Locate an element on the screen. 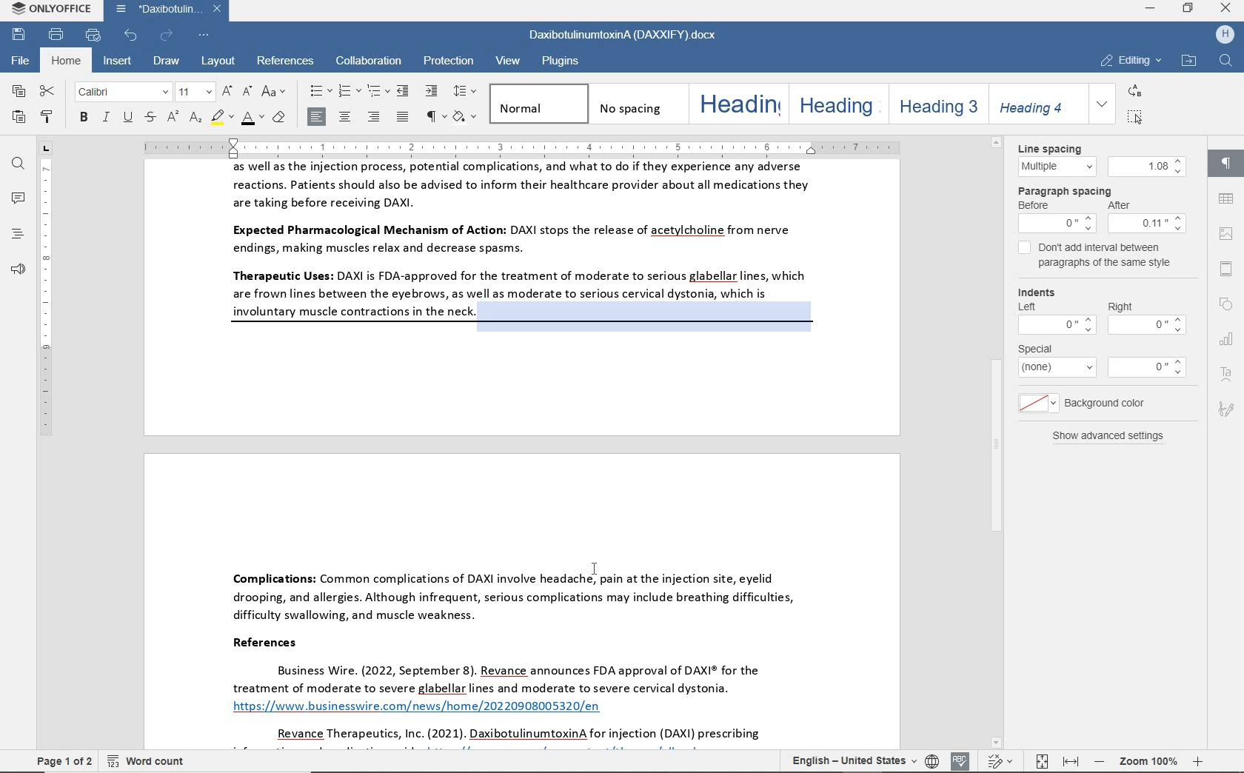 Image resolution: width=1244 pixels, height=773 pixels. decrement font size is located at coordinates (246, 90).